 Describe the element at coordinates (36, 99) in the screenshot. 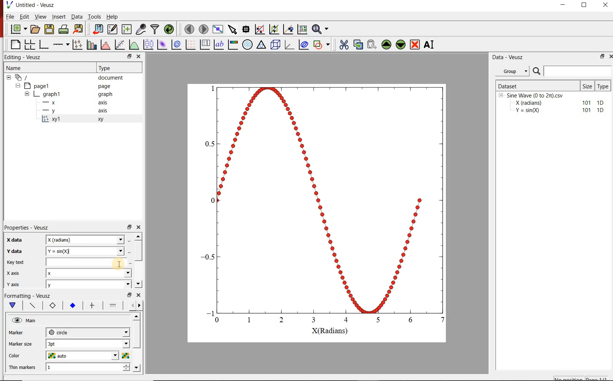

I see `Page 1 Graph 1` at that location.